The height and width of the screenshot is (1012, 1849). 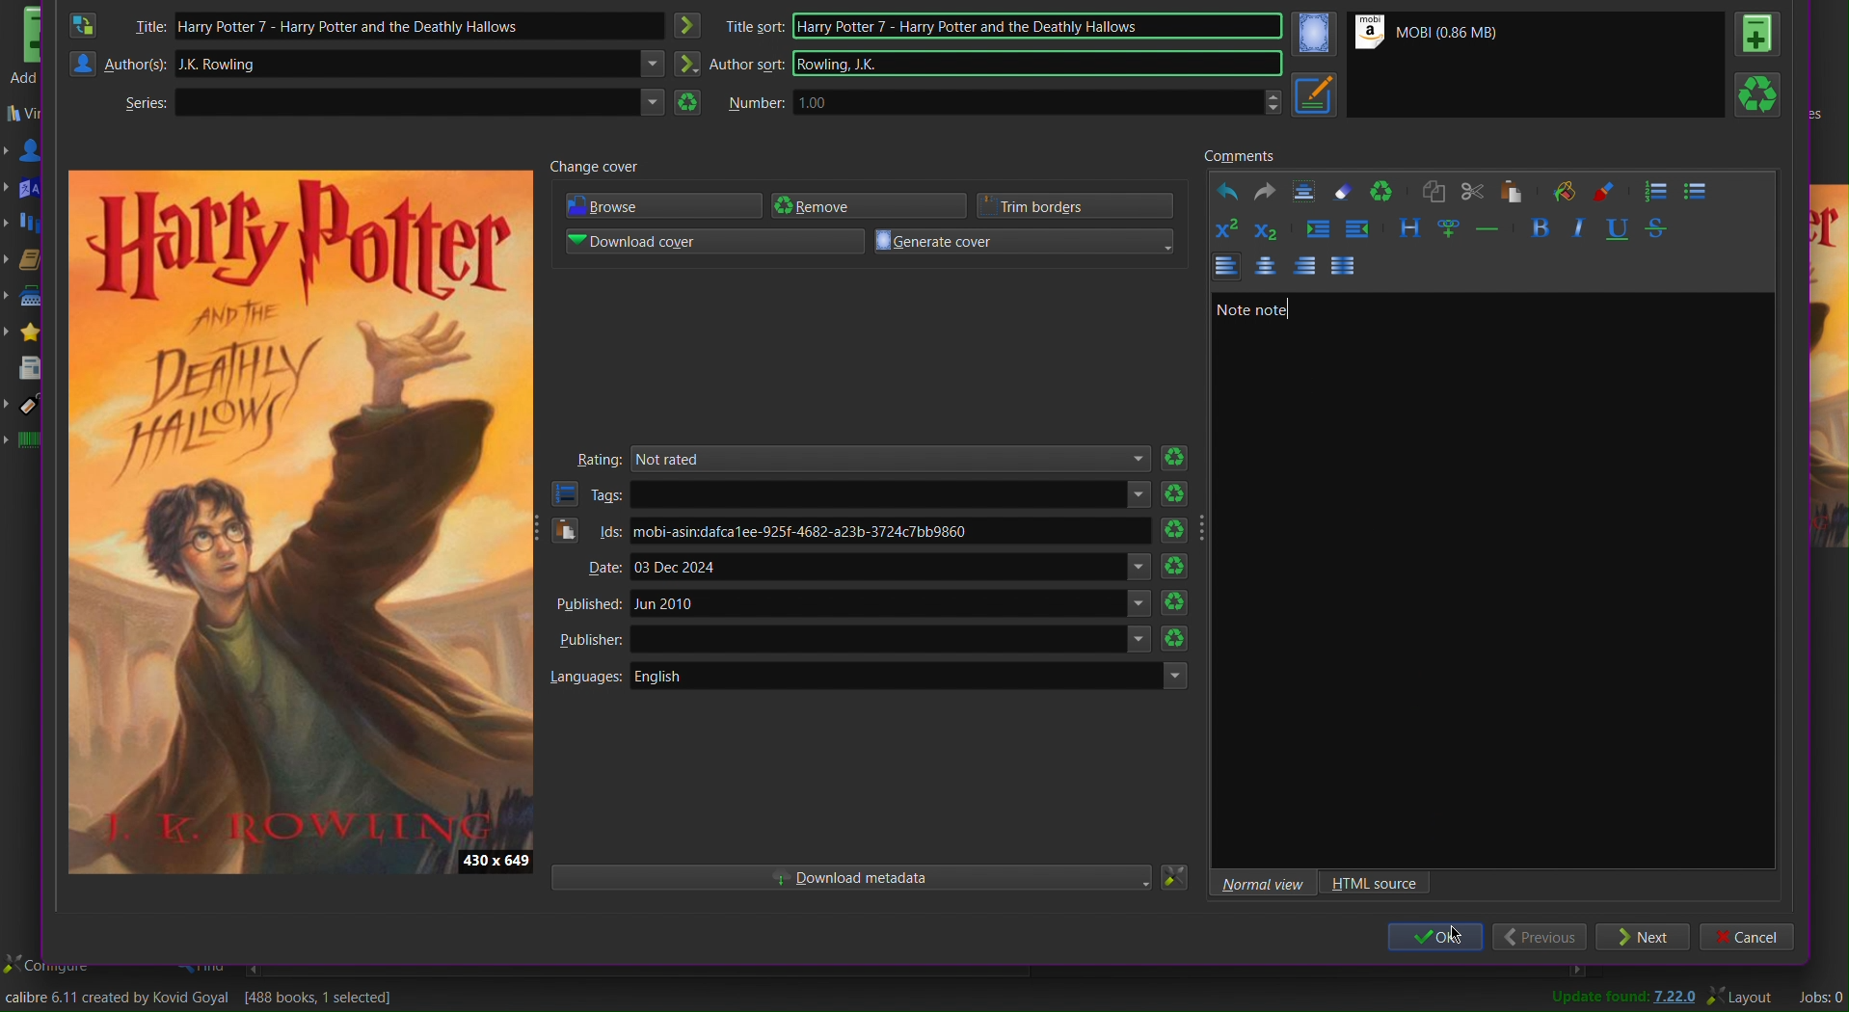 What do you see at coordinates (1514, 193) in the screenshot?
I see `Paste` at bounding box center [1514, 193].